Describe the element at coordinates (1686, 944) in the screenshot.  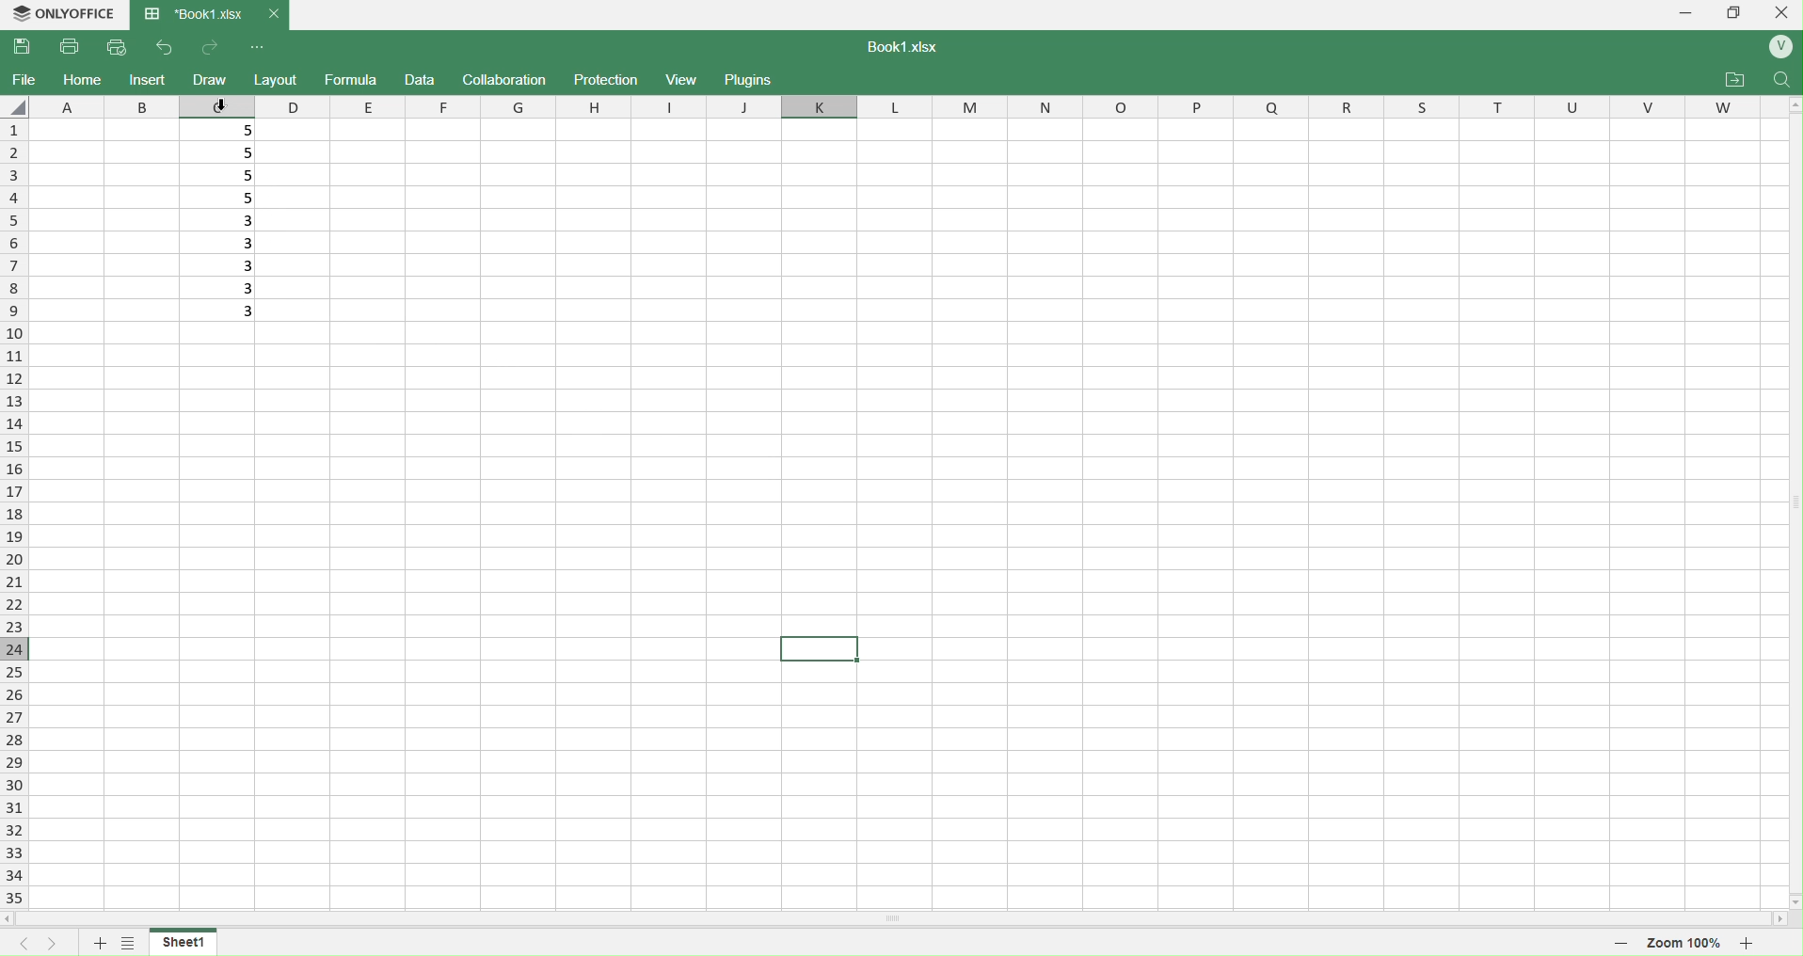
I see `Zoom` at that location.